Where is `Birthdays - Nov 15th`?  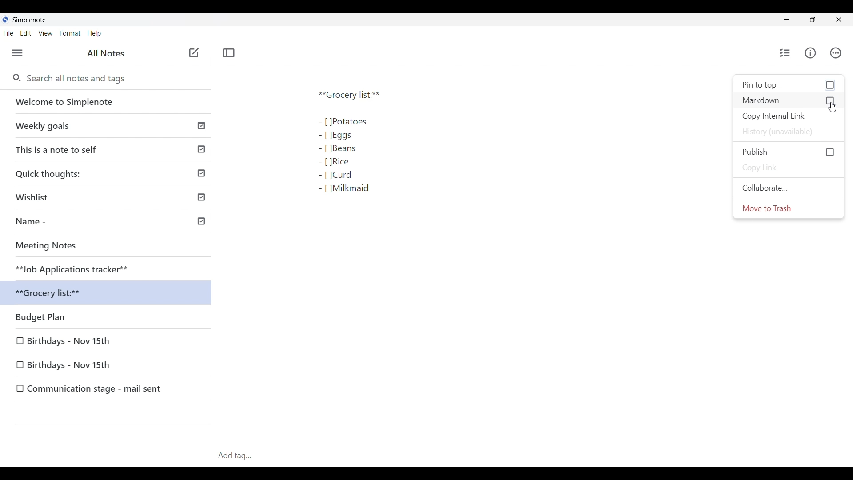
Birthdays - Nov 15th is located at coordinates (107, 365).